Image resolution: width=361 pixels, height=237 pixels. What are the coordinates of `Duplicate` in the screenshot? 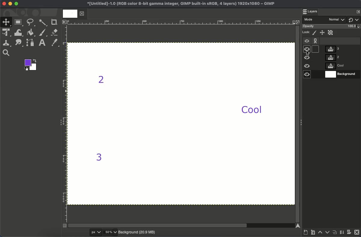 It's located at (335, 233).